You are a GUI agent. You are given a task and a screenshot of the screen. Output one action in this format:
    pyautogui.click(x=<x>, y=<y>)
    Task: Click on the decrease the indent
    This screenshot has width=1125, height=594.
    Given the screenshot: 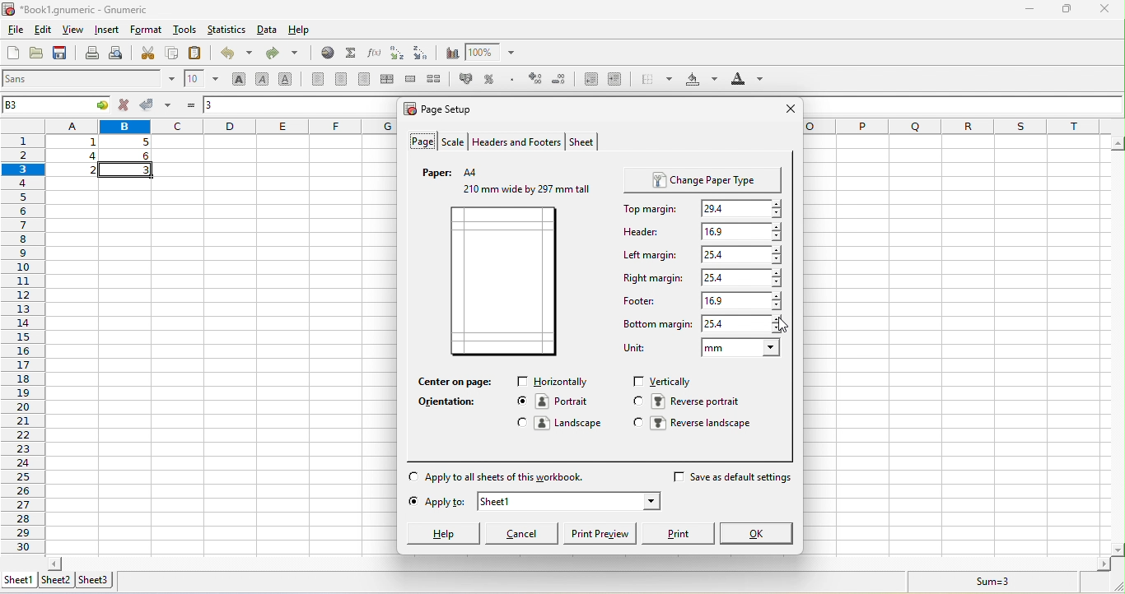 What is the action you would take?
    pyautogui.click(x=587, y=80)
    